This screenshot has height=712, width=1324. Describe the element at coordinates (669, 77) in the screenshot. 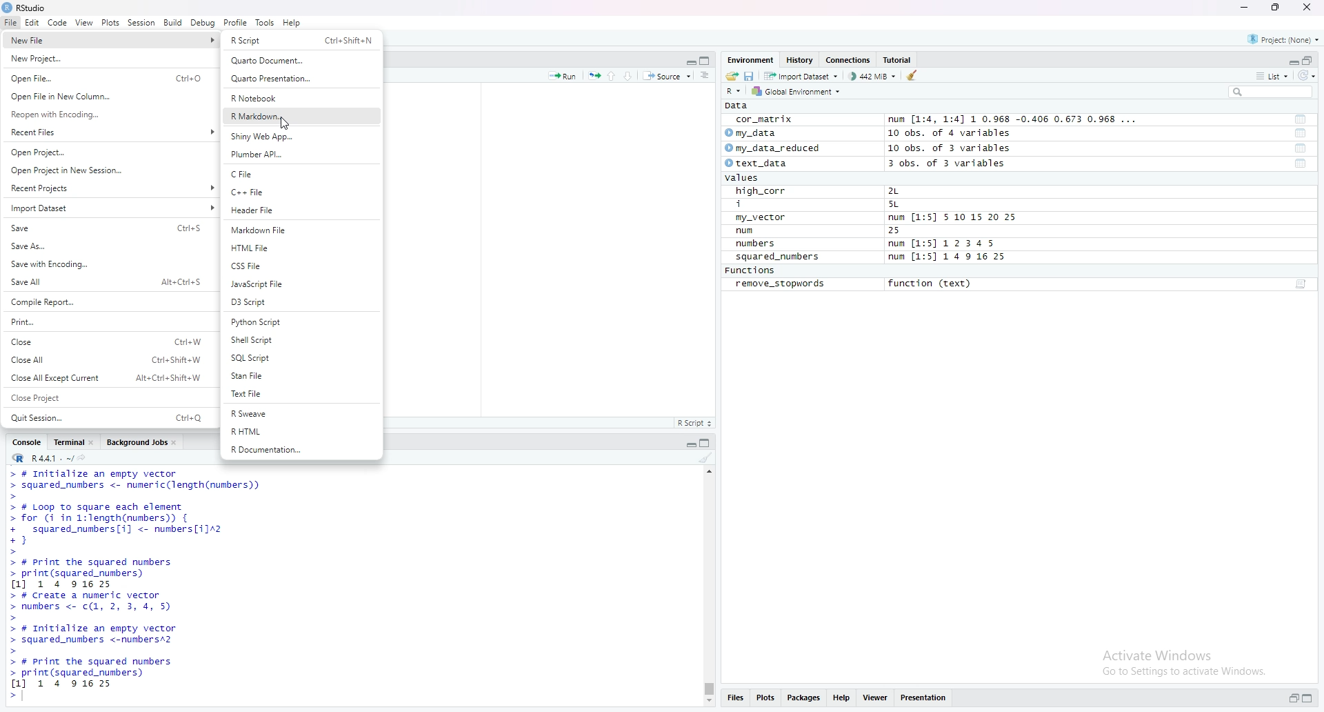

I see `Source` at that location.